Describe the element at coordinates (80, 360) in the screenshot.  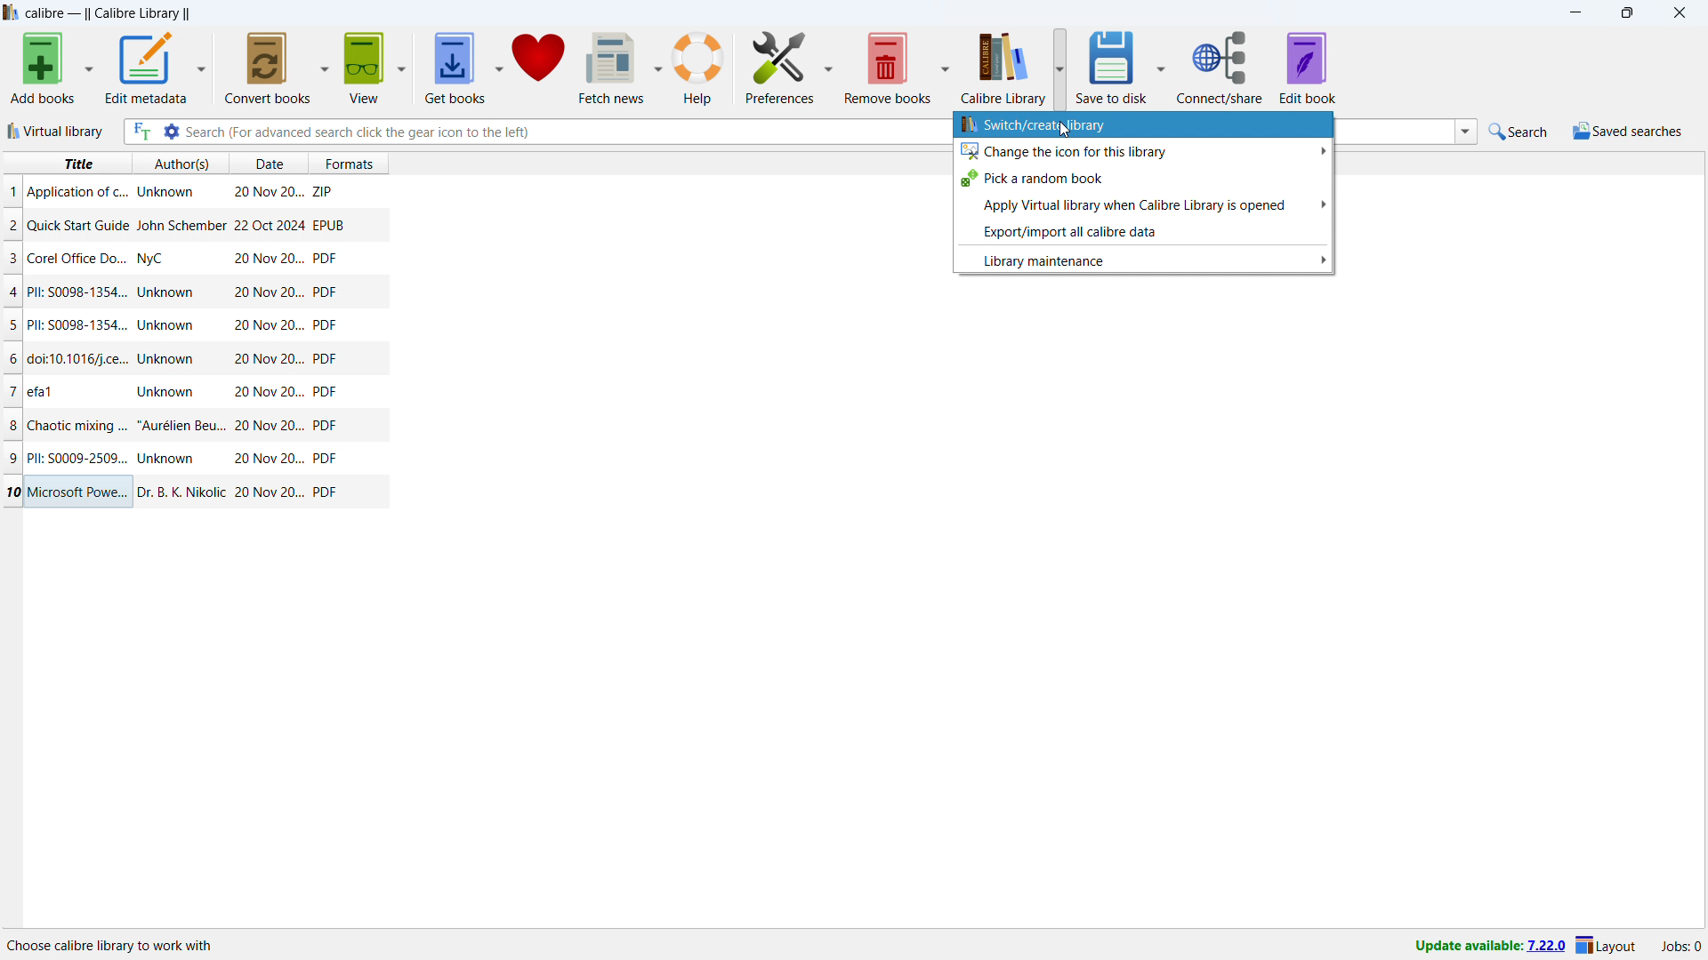
I see `Title` at that location.